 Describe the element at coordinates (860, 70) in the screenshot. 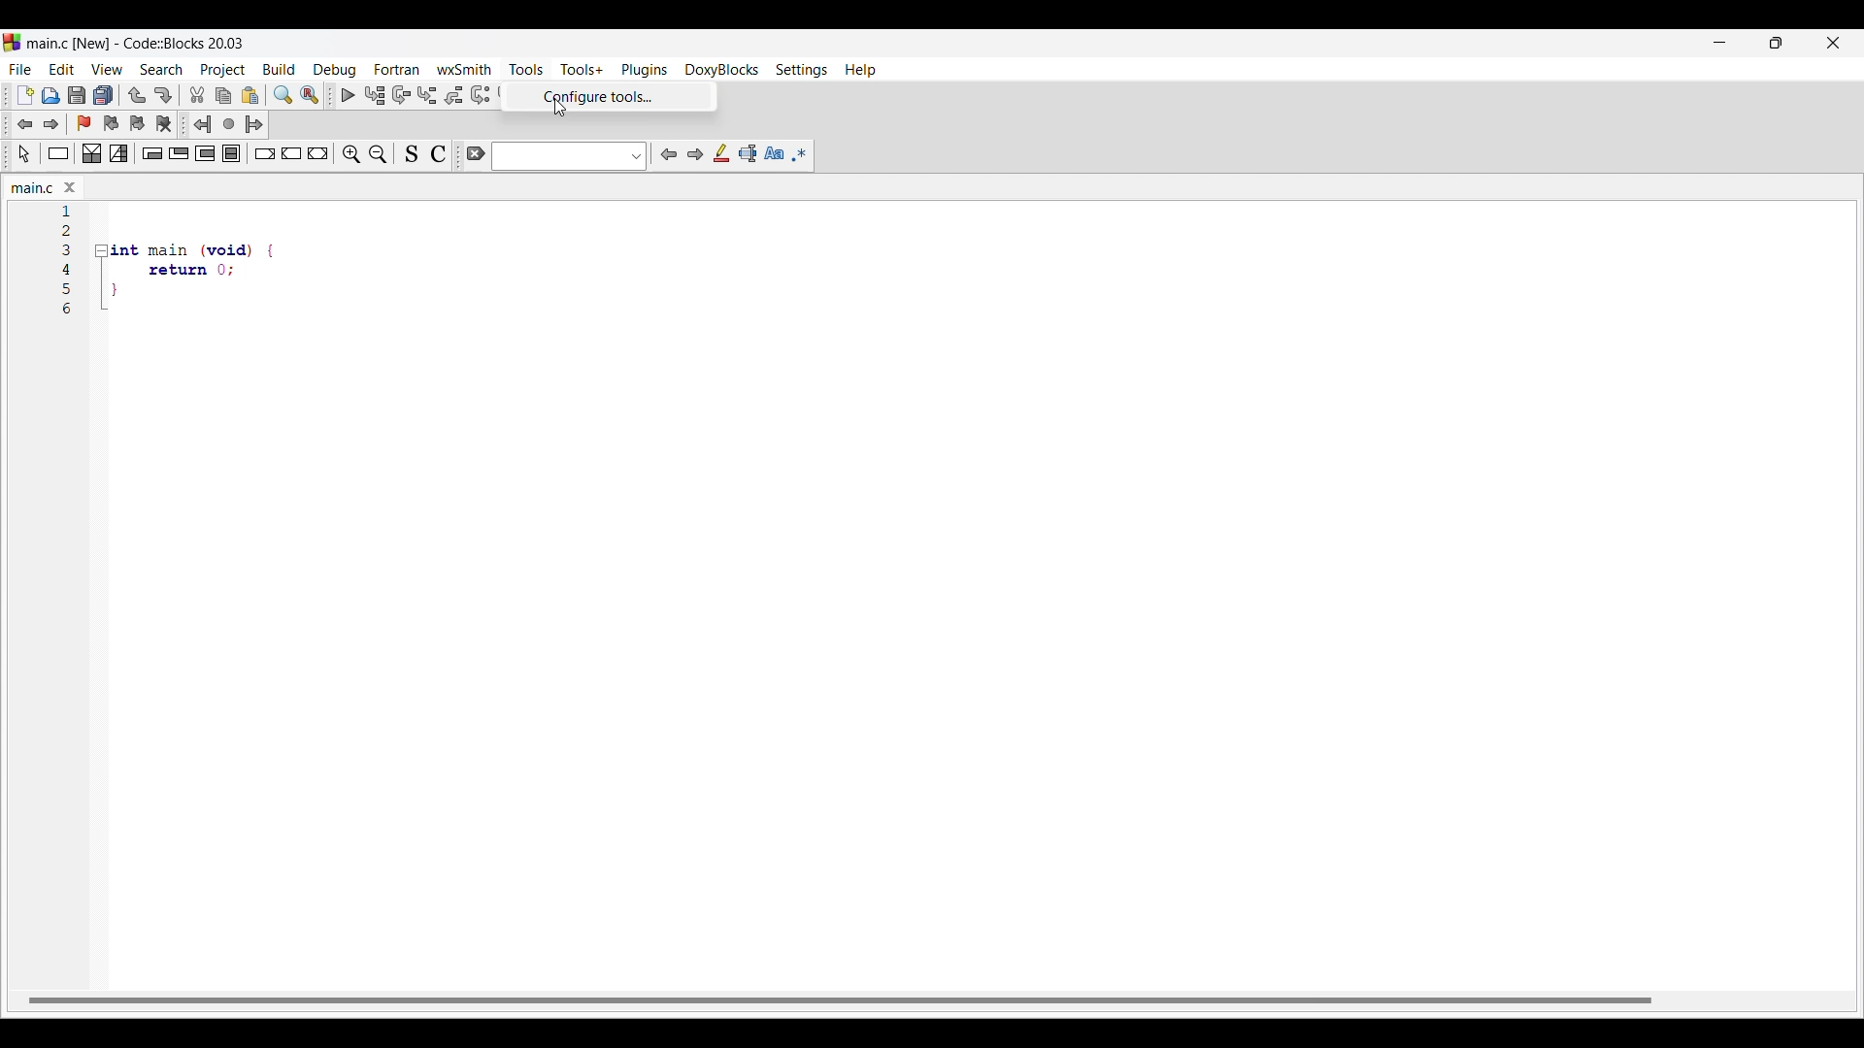

I see `Help menu` at that location.